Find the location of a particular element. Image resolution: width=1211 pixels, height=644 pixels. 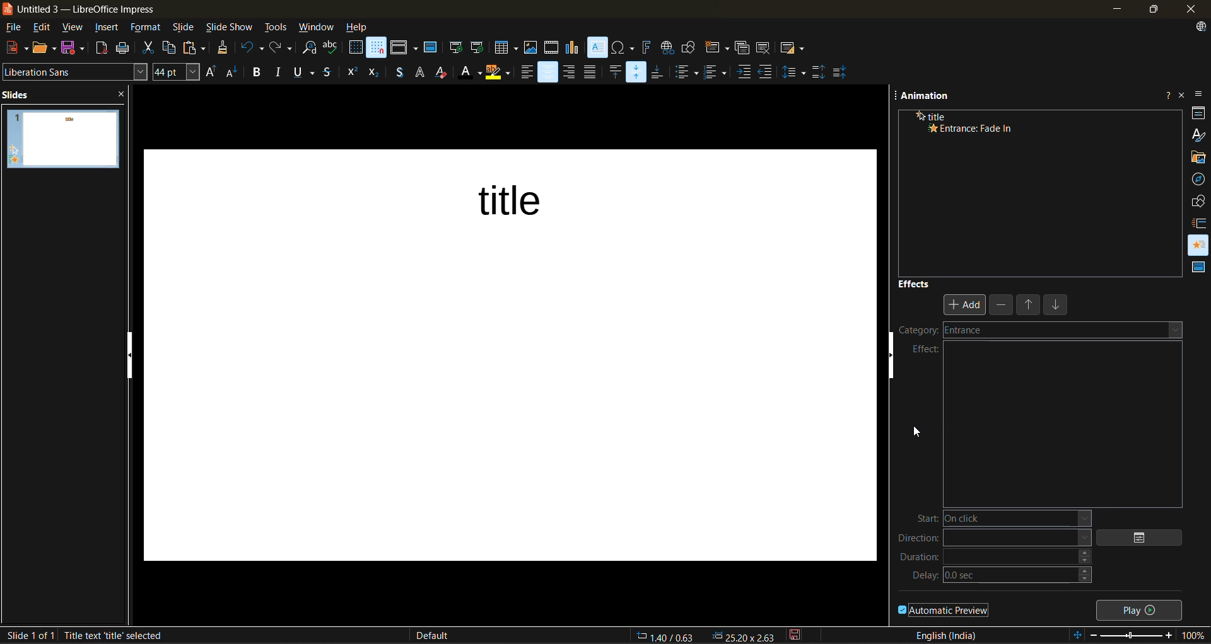

toggle ordered list is located at coordinates (718, 72).